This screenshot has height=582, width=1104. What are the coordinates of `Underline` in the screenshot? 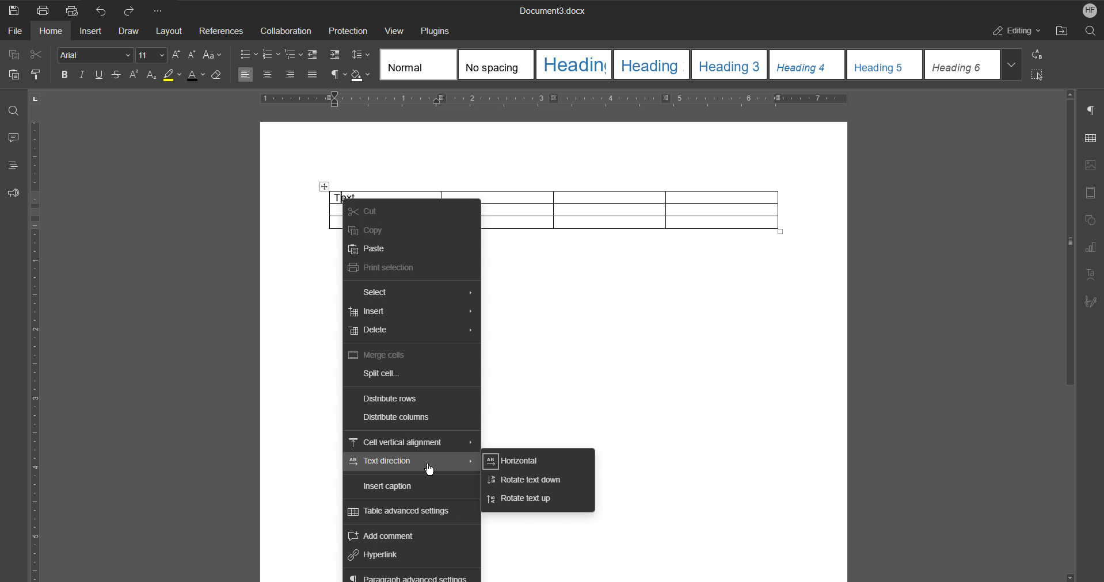 It's located at (99, 75).